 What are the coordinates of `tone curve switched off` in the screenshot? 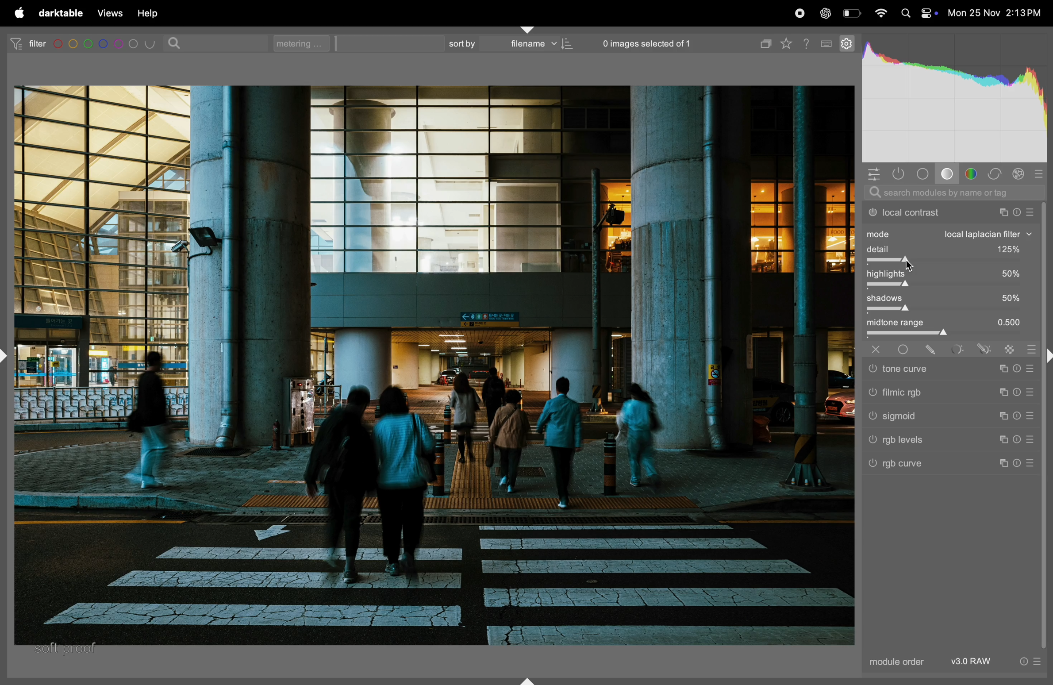 It's located at (872, 369).